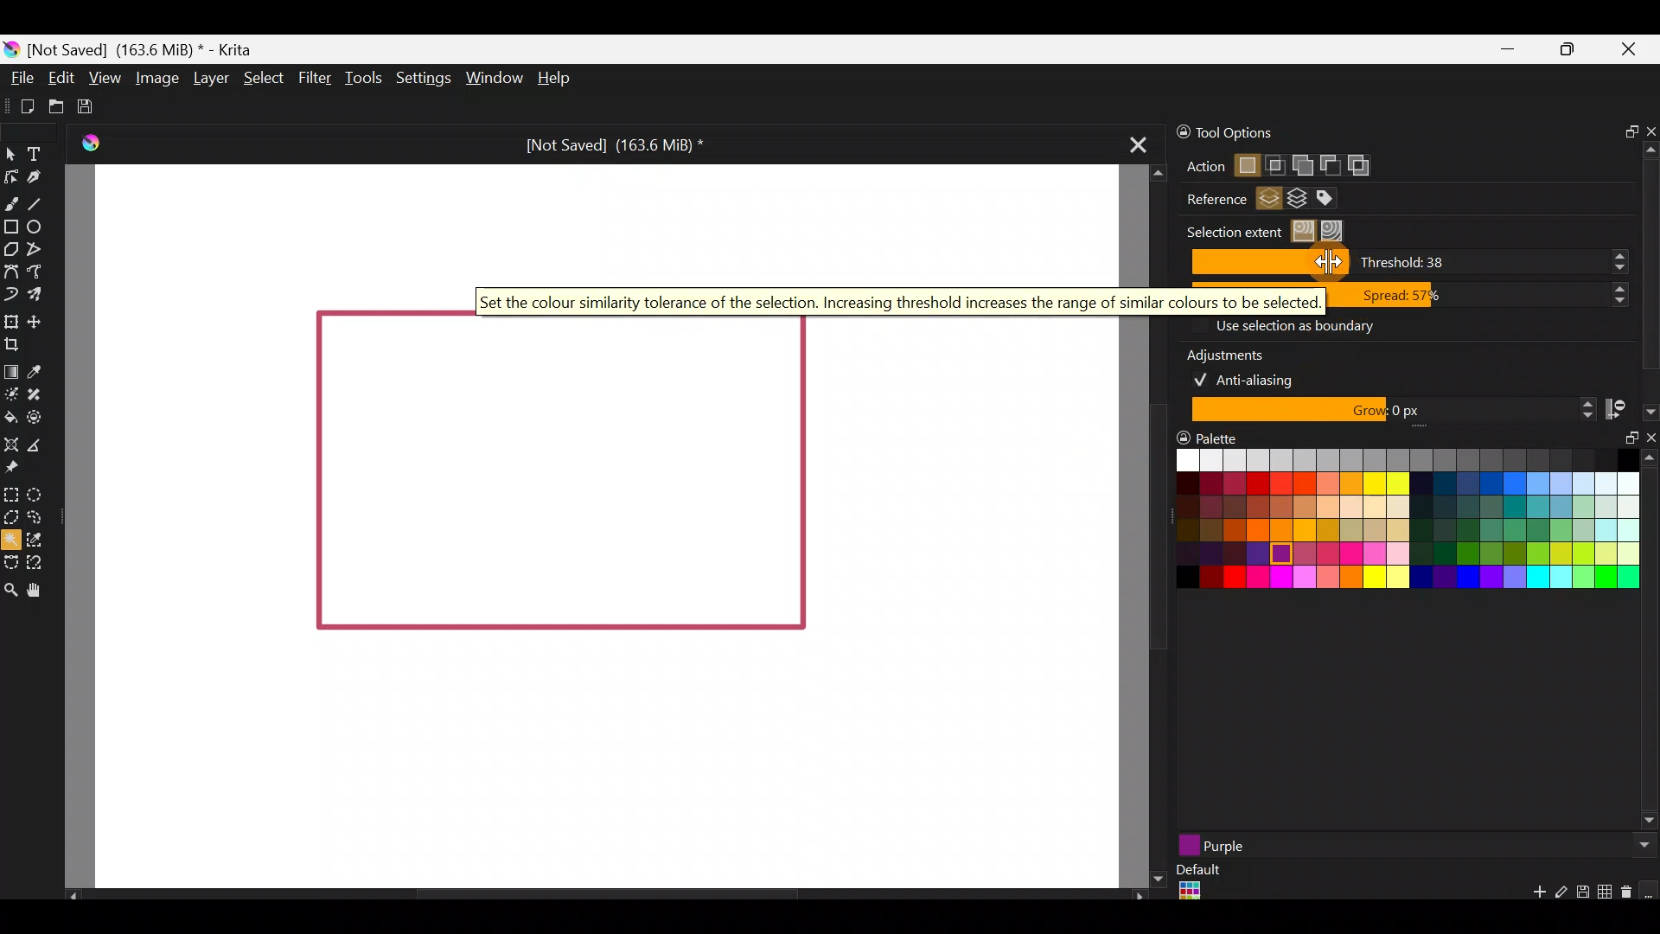  I want to click on Dynamic brush tool, so click(10, 293).